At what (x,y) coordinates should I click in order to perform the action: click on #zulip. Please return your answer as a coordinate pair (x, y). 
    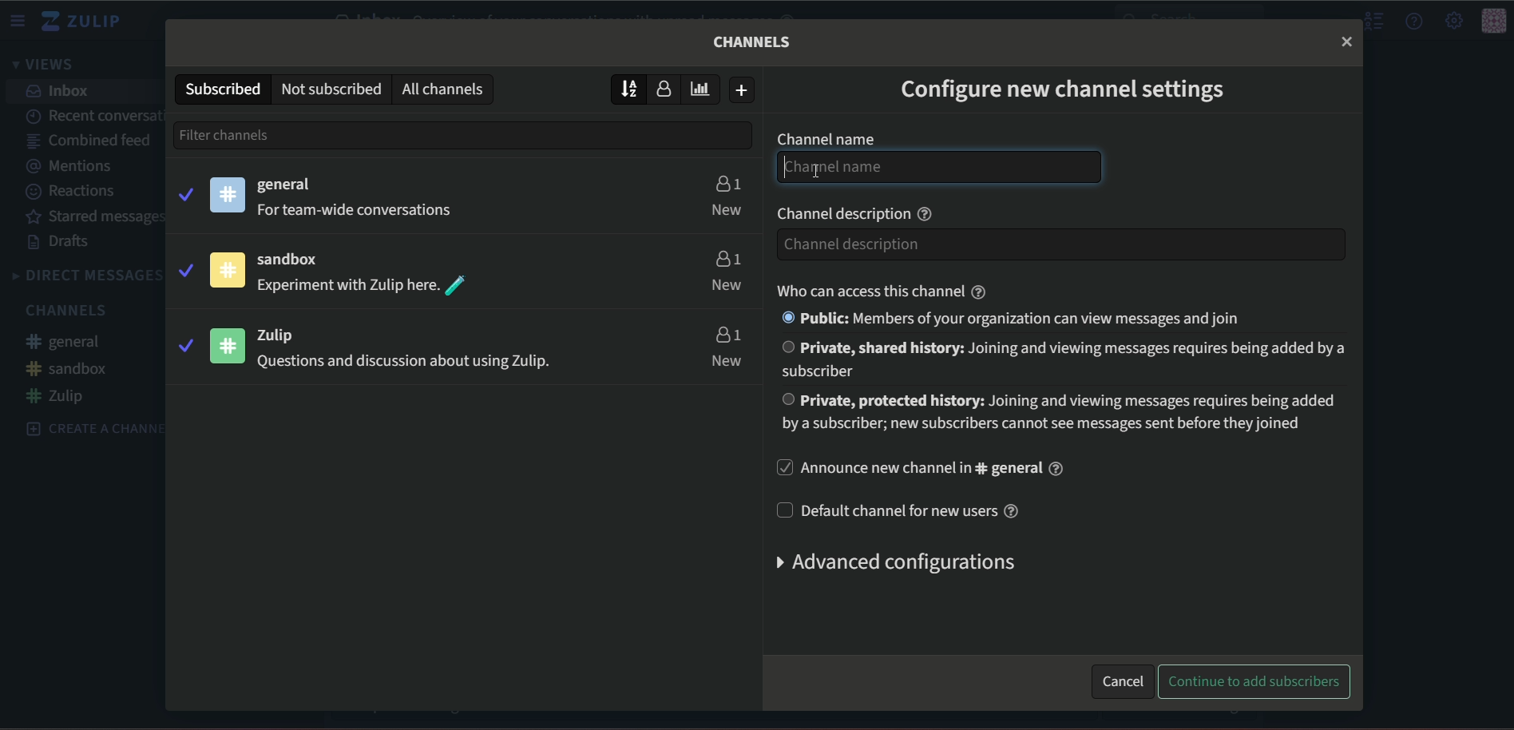
    Looking at the image, I should click on (61, 396).